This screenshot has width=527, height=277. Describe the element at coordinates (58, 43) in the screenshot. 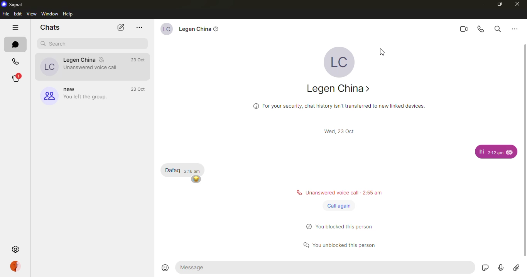

I see `search` at that location.